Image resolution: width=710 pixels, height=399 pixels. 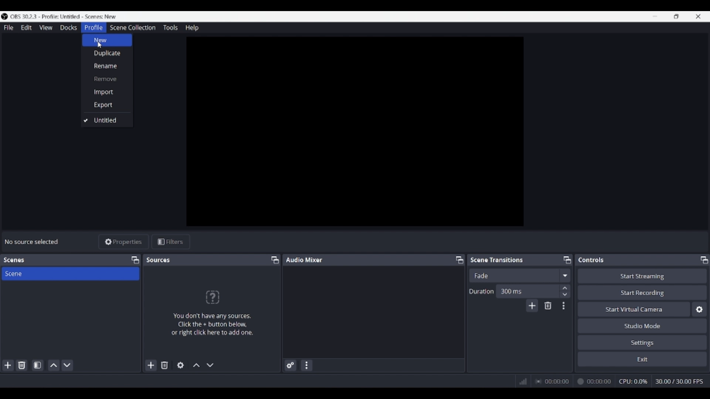 What do you see at coordinates (94, 28) in the screenshot?
I see `Profile menu, highlighted by cursor` at bounding box center [94, 28].